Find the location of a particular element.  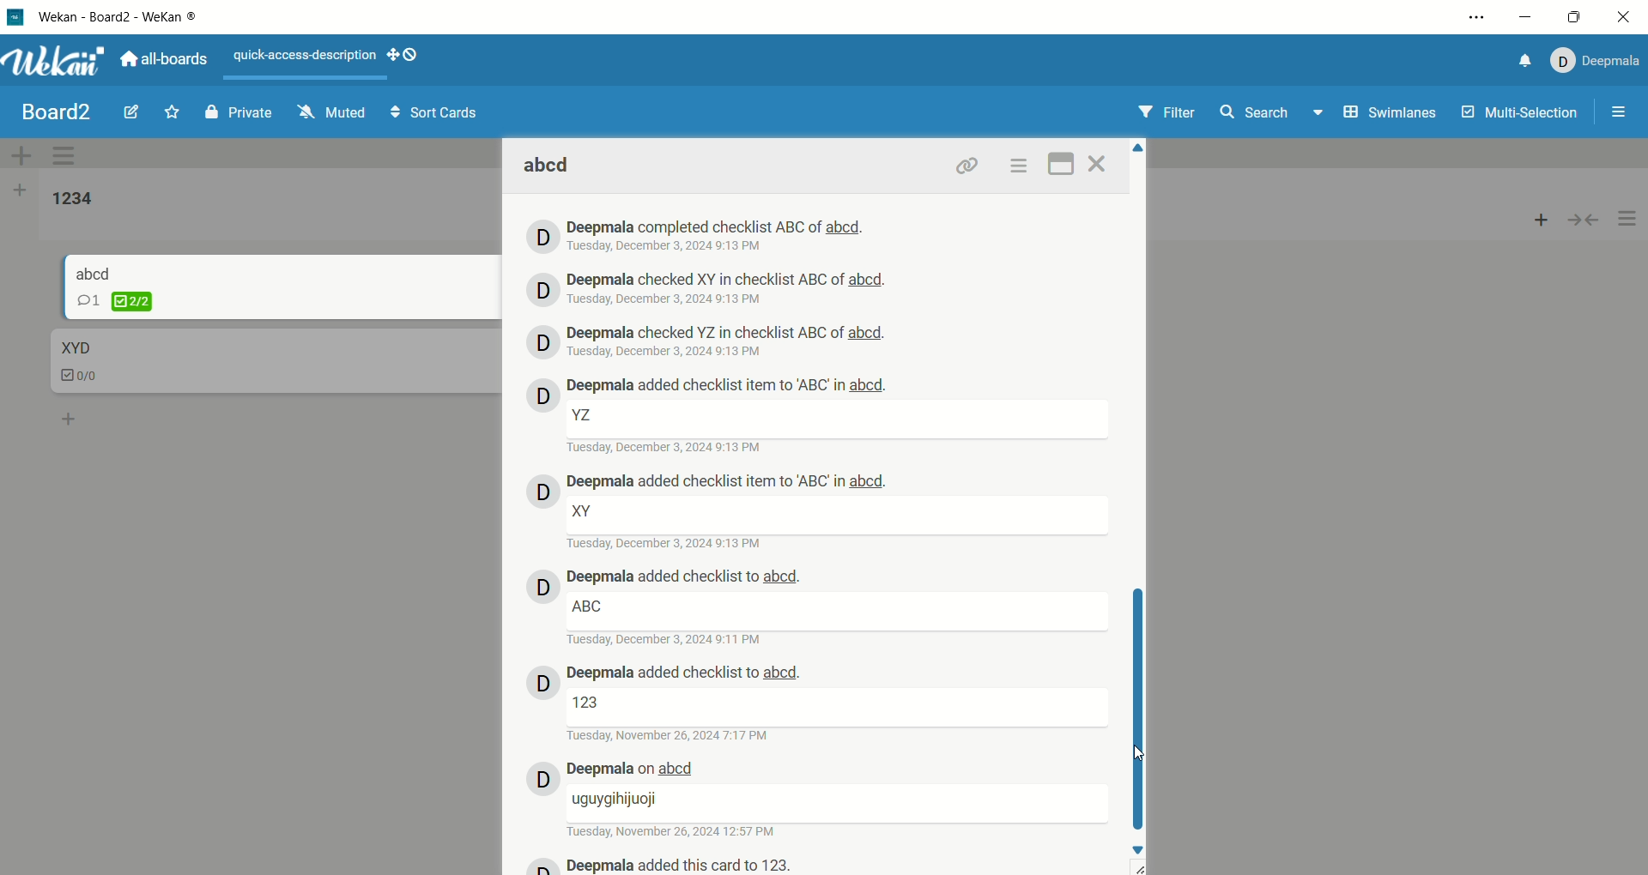

close is located at coordinates (1100, 164).